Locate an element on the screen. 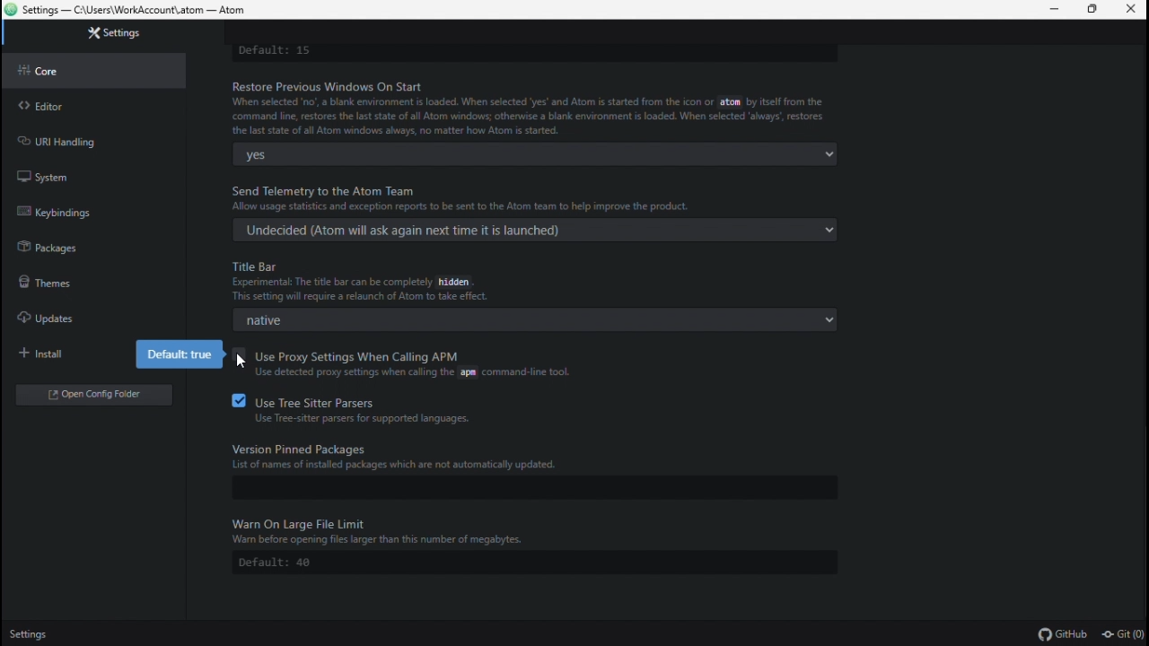 This screenshot has width=1149, height=646. use proxy settings is located at coordinates (423, 364).